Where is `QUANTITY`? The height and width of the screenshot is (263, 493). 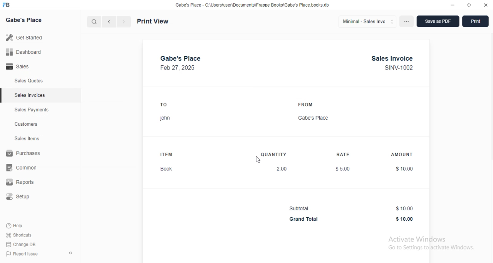
QUANTITY is located at coordinates (274, 155).